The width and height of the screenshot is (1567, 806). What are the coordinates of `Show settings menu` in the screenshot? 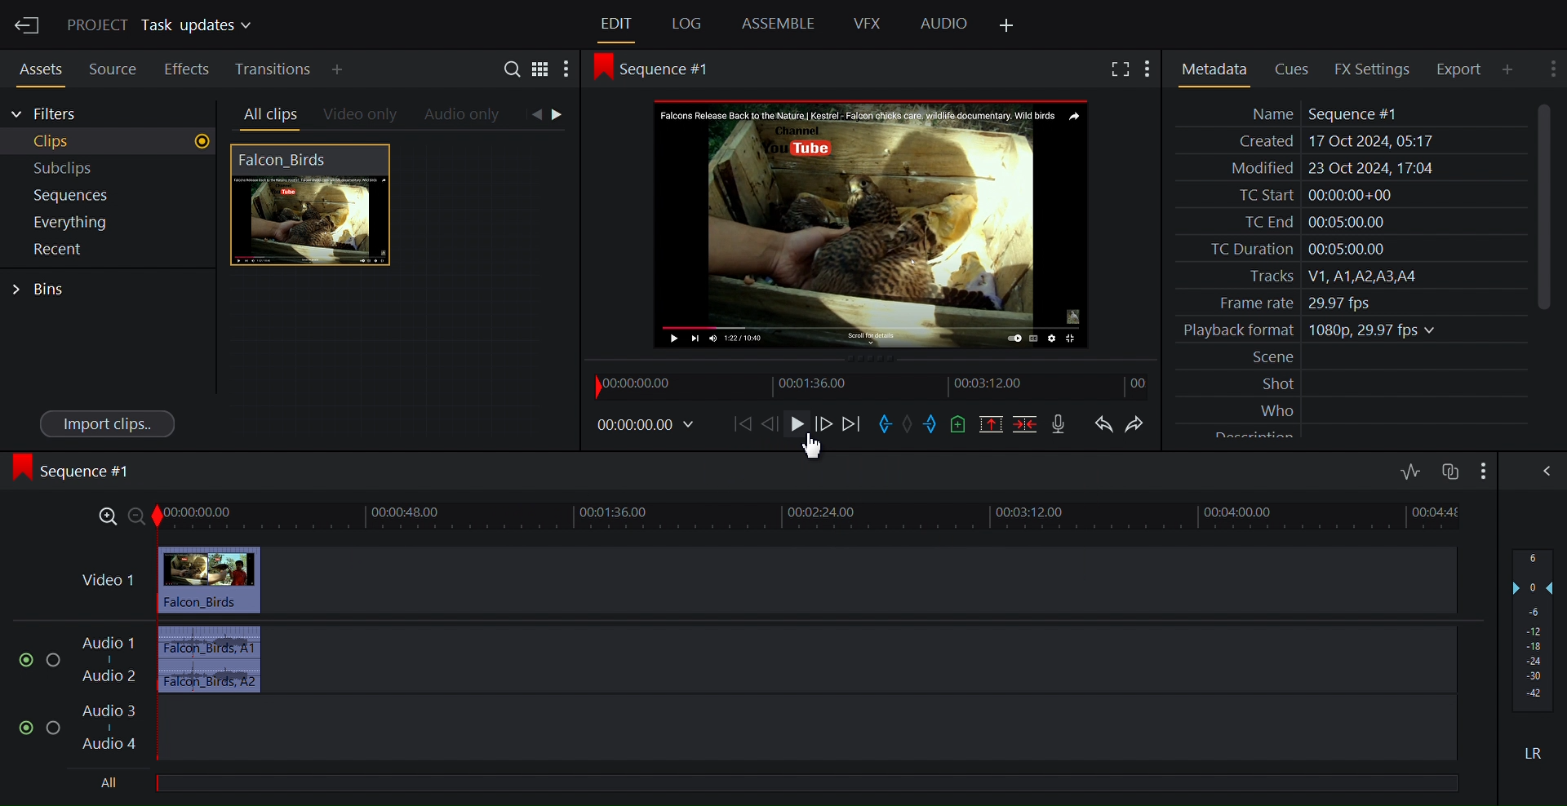 It's located at (1152, 69).